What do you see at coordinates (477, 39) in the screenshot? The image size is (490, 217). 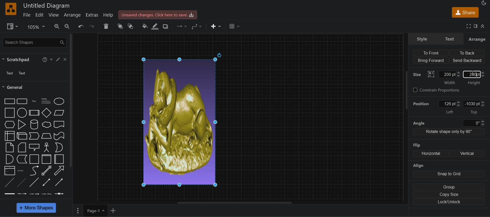 I see `Arrange` at bounding box center [477, 39].